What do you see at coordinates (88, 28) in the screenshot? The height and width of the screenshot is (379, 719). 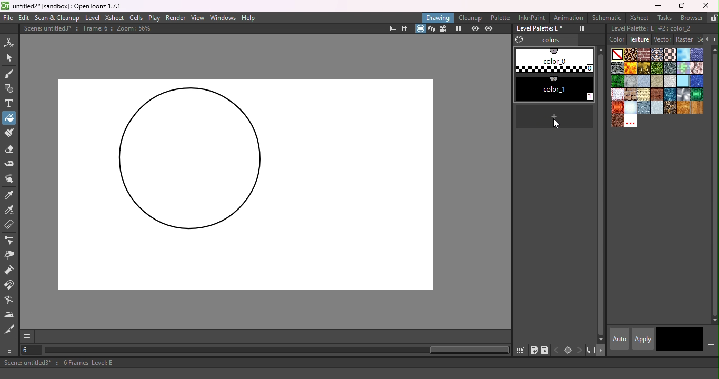 I see `Scene: untitled3* :: Frame: 6 :: Zoom: 56%` at bounding box center [88, 28].